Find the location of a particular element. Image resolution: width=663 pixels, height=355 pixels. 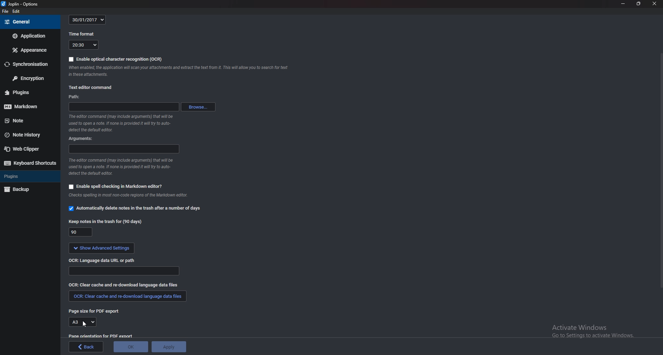

Apply is located at coordinates (169, 347).